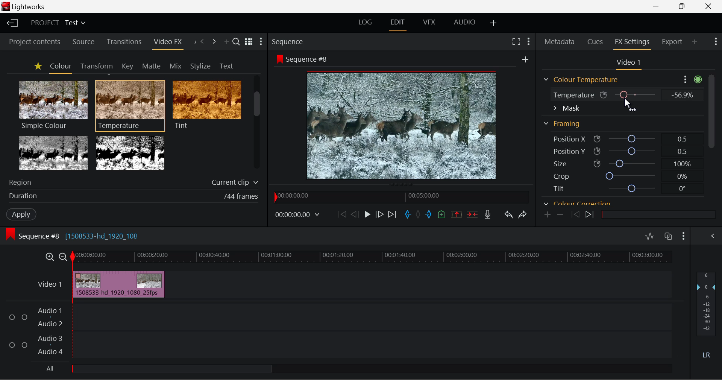 Image resolution: width=722 pixels, height=380 pixels. Describe the element at coordinates (683, 189) in the screenshot. I see `0°` at that location.